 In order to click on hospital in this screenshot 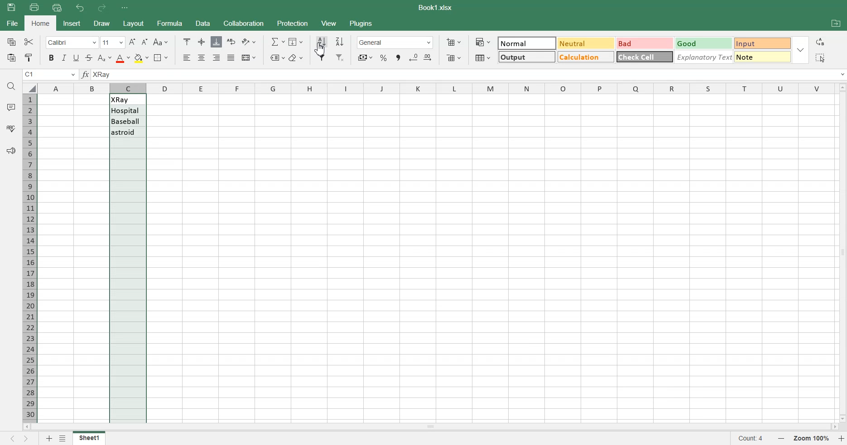, I will do `click(127, 111)`.